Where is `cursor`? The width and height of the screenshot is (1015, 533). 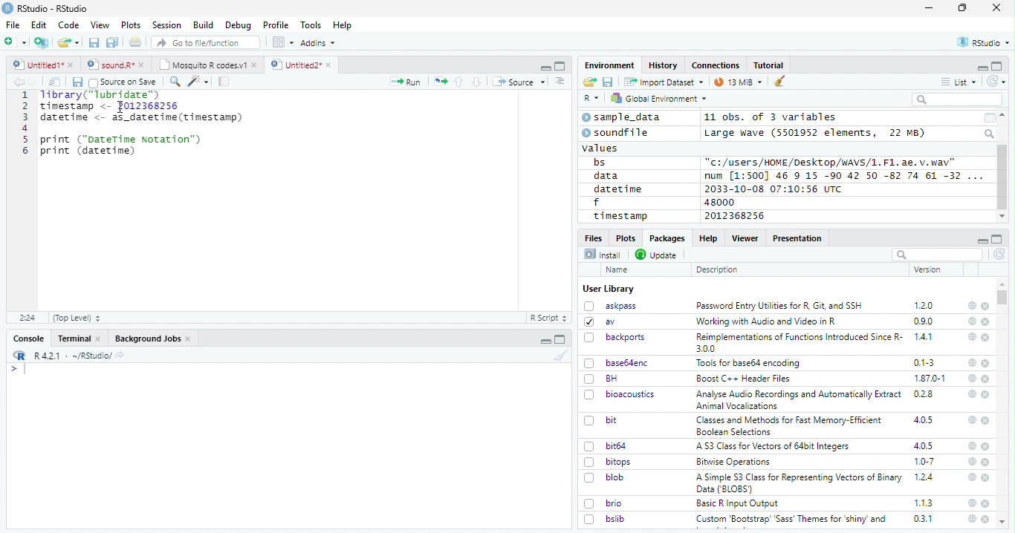
cursor is located at coordinates (123, 106).